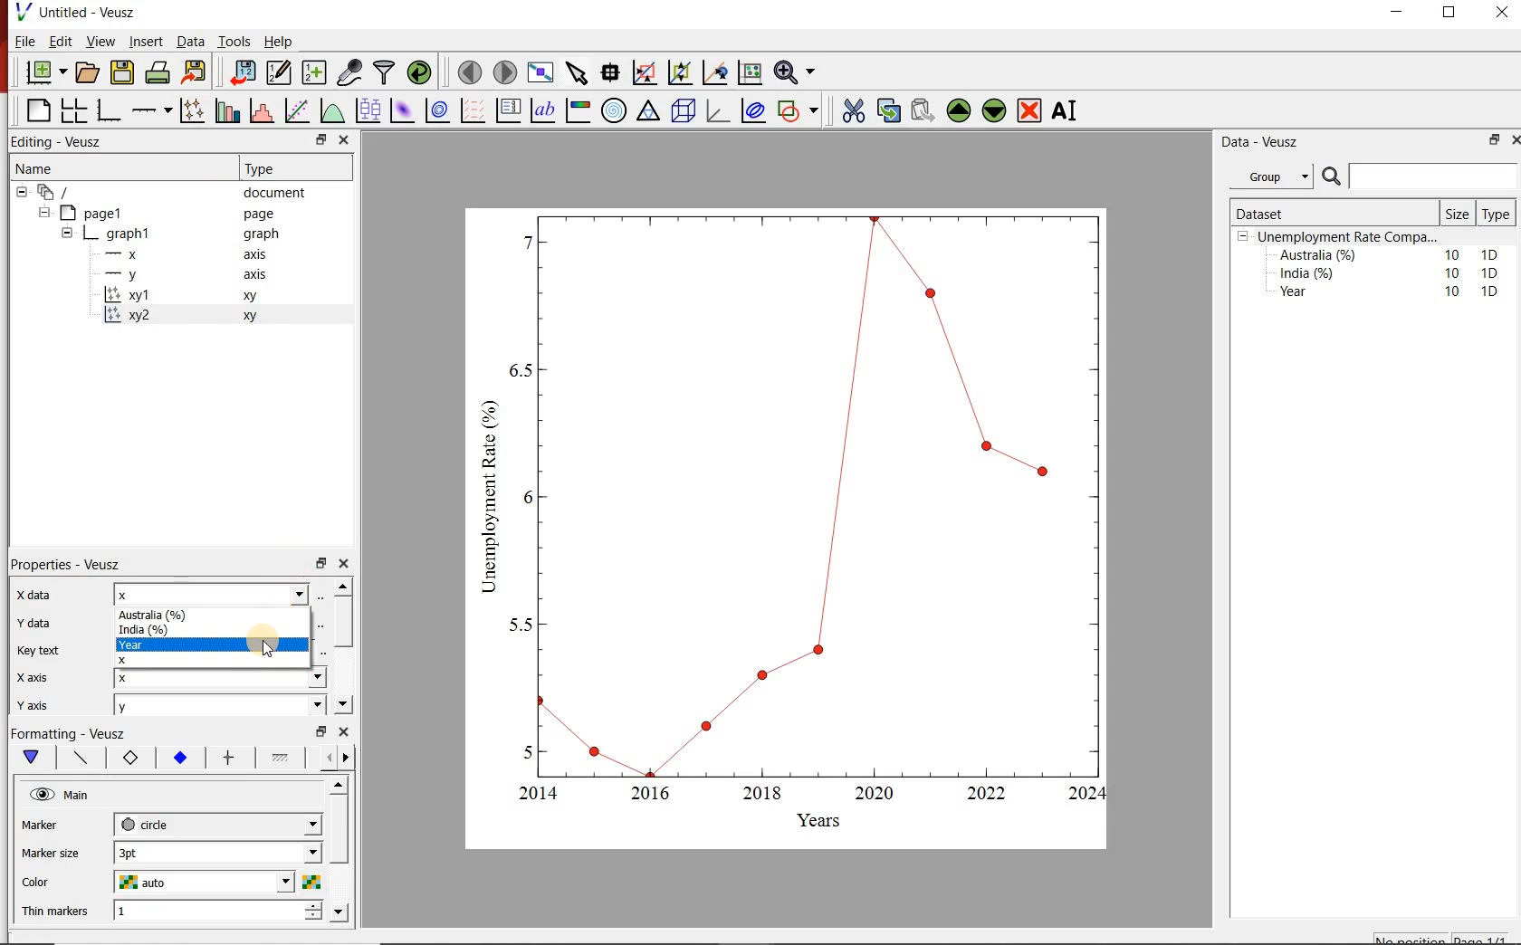 This screenshot has height=945, width=1521. Describe the element at coordinates (215, 851) in the screenshot. I see `1 pt` at that location.